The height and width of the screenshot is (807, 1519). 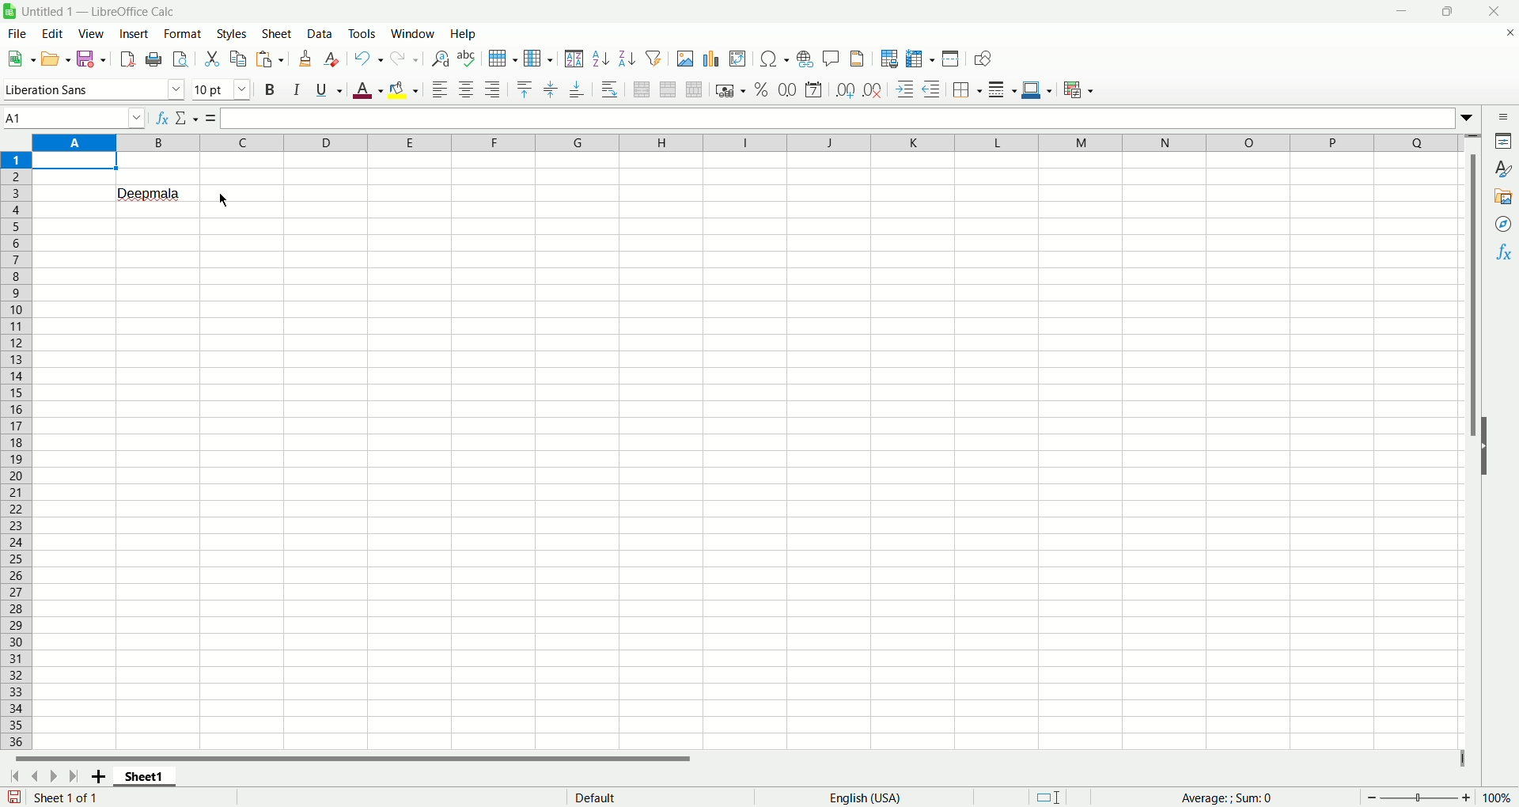 What do you see at coordinates (932, 89) in the screenshot?
I see `Decrease indent` at bounding box center [932, 89].